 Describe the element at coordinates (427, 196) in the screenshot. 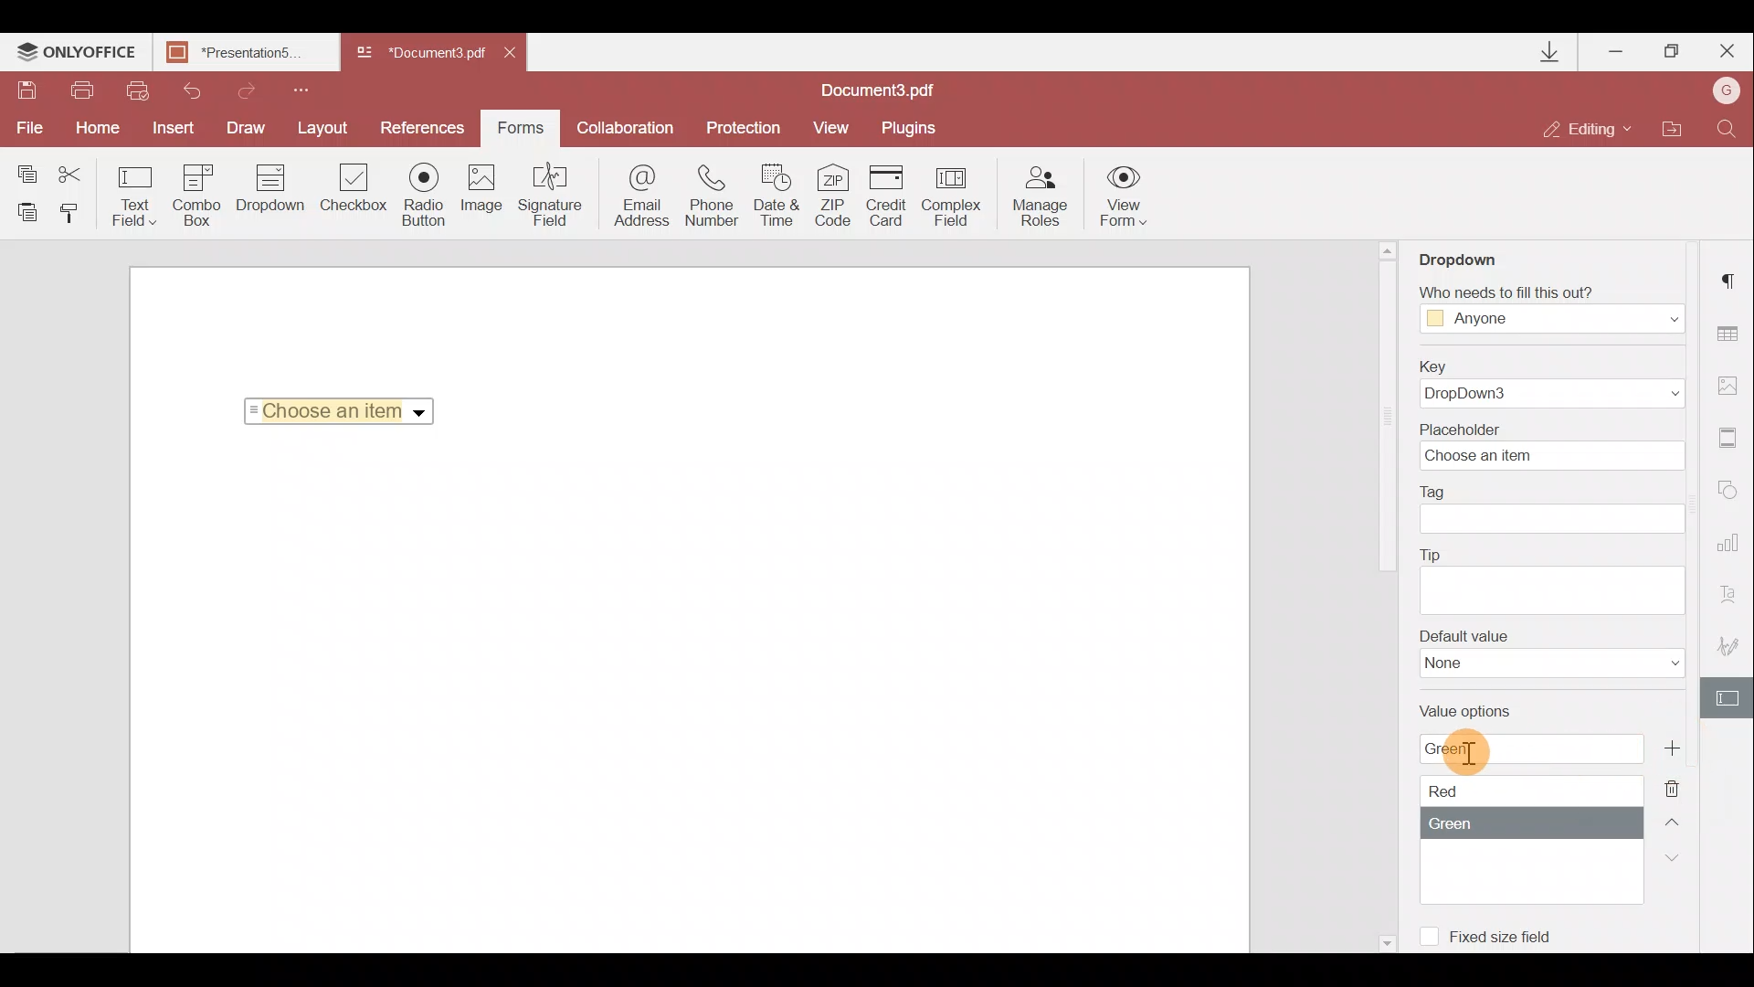

I see `Radio` at that location.